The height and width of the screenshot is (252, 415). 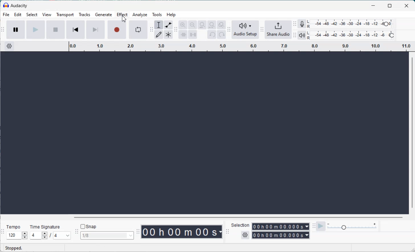 What do you see at coordinates (412, 133) in the screenshot?
I see `Vertical scroll bar` at bounding box center [412, 133].